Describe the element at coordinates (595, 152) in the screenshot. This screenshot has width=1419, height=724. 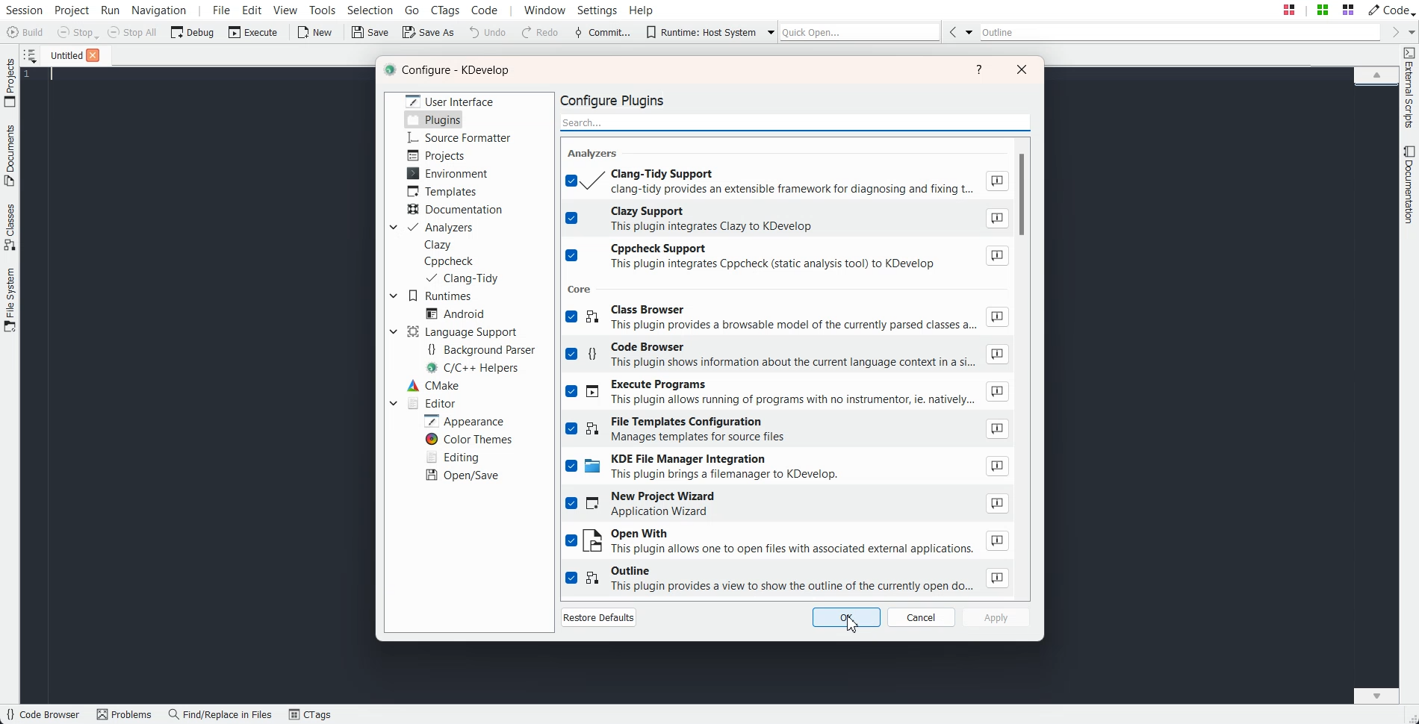
I see `Text` at that location.